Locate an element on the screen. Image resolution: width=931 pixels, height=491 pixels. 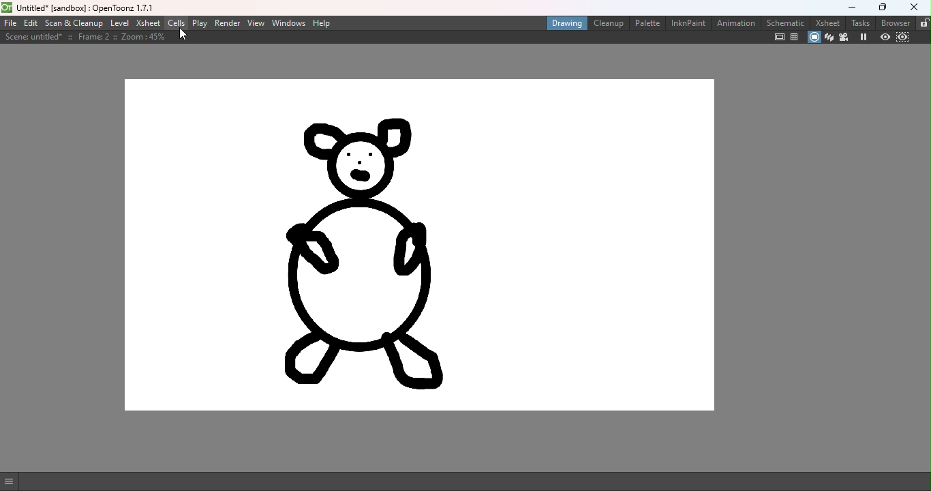
Help is located at coordinates (324, 23).